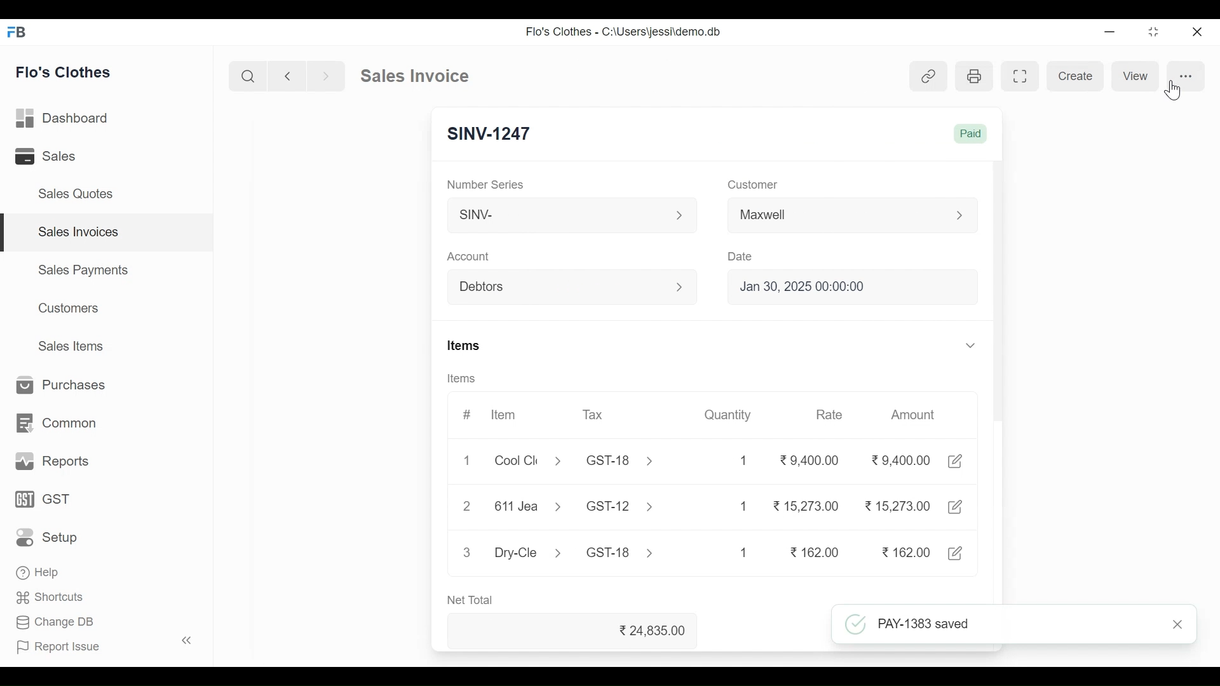 This screenshot has width=1220, height=686. Describe the element at coordinates (43, 500) in the screenshot. I see `GST` at that location.